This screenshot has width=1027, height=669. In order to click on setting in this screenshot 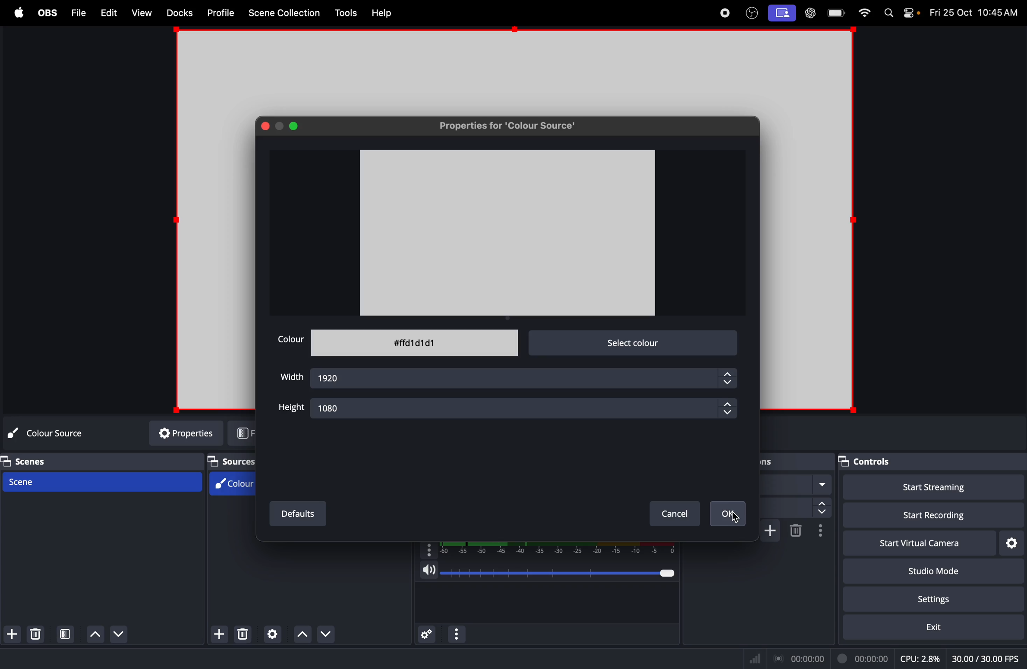, I will do `click(942, 597)`.